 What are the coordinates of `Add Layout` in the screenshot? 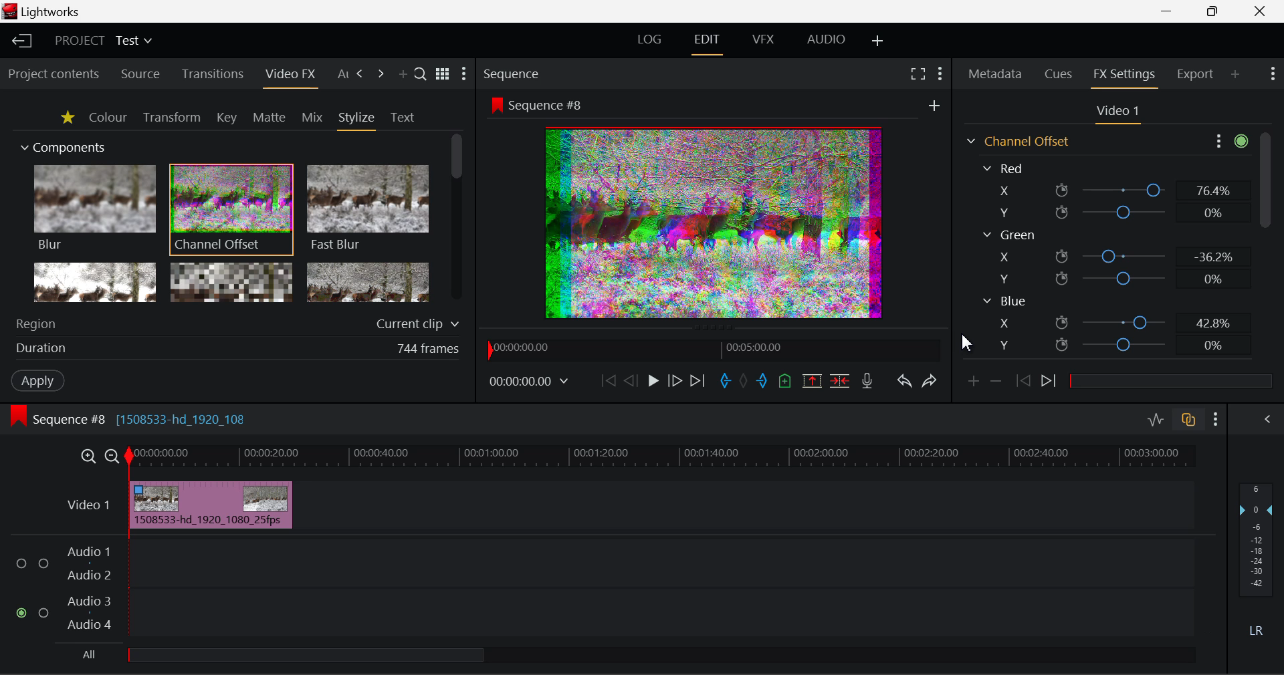 It's located at (878, 43).